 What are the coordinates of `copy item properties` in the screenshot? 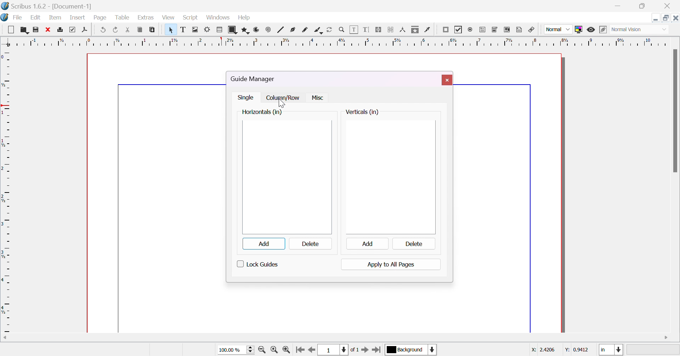 It's located at (416, 30).